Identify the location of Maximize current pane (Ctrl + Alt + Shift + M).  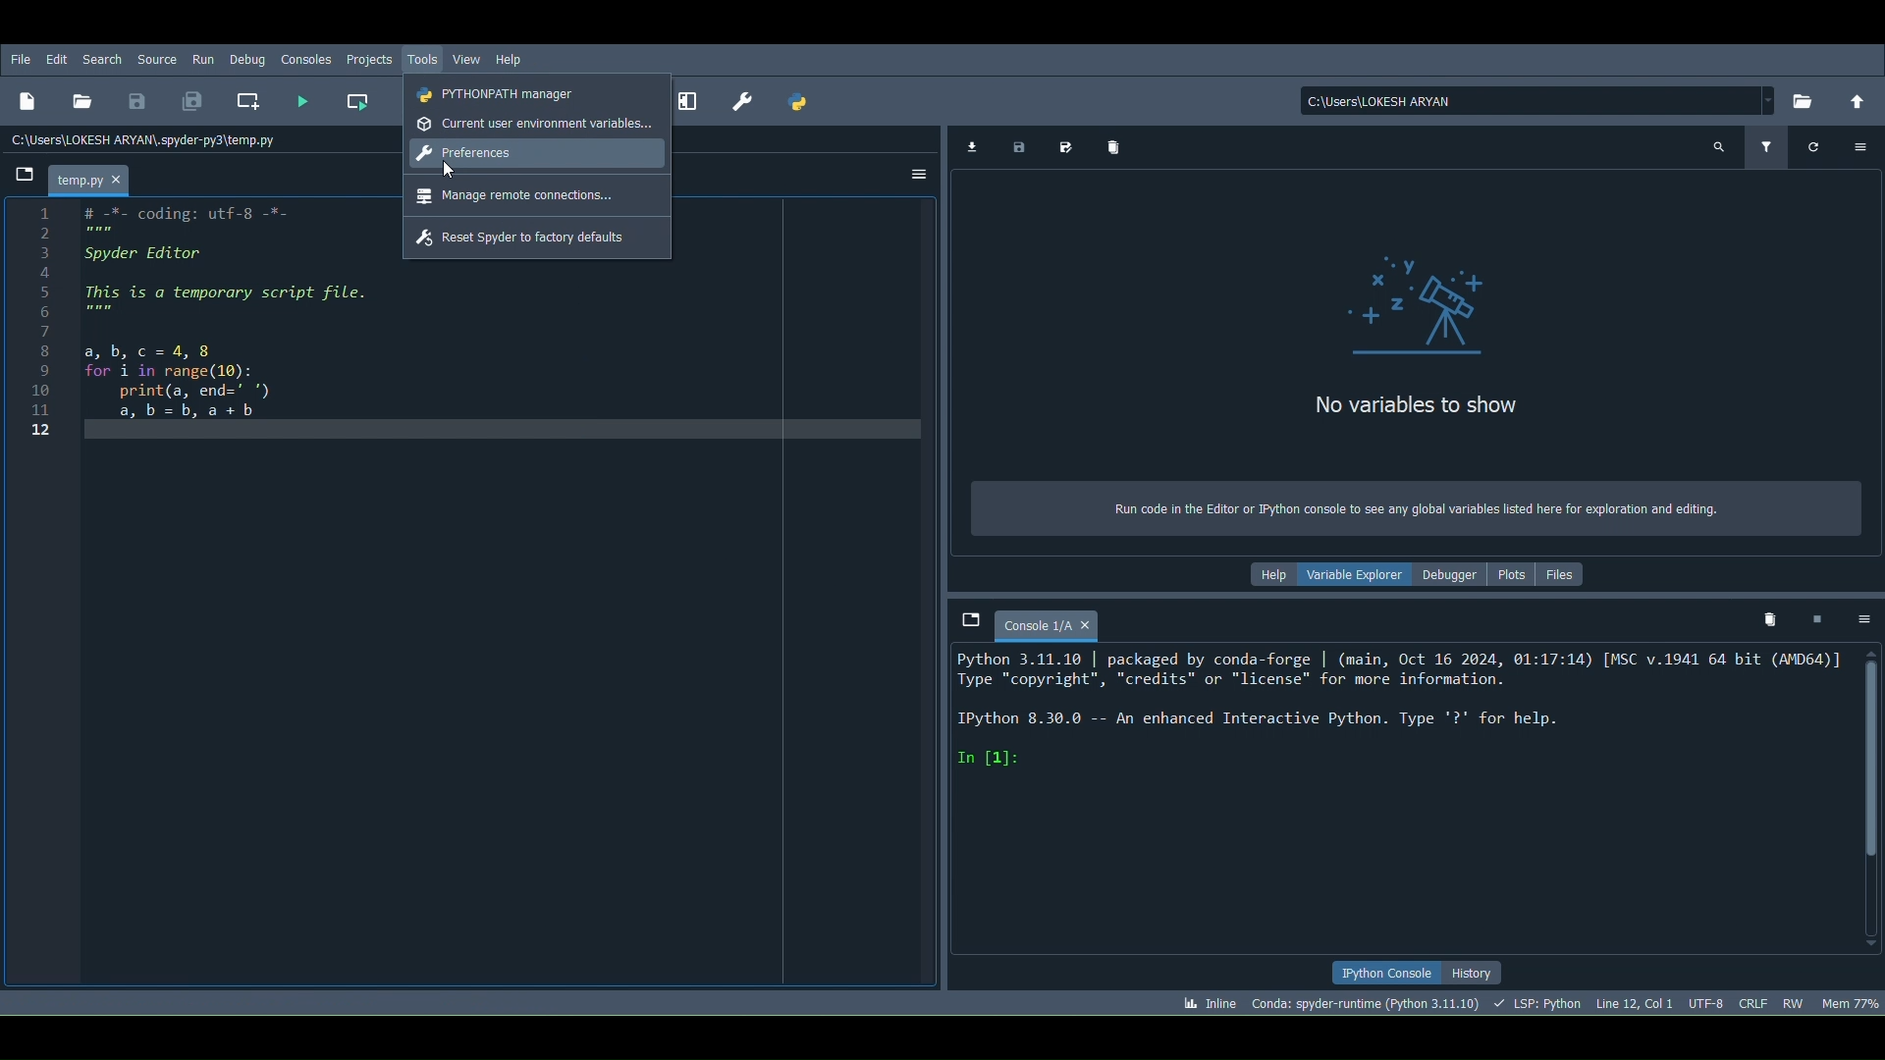
(688, 98).